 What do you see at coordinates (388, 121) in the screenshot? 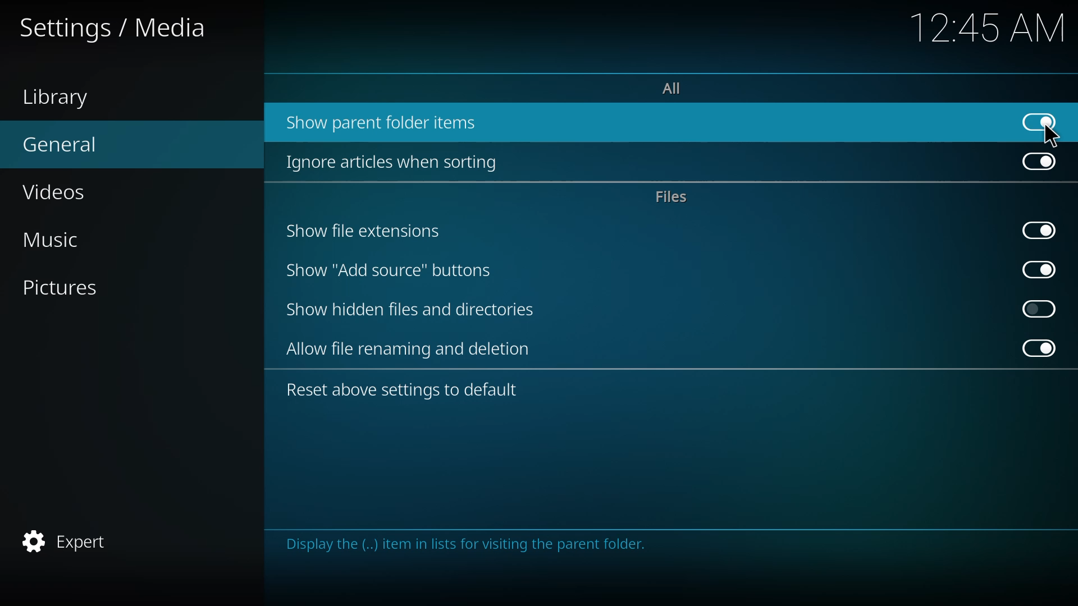
I see `show parent folder items` at bounding box center [388, 121].